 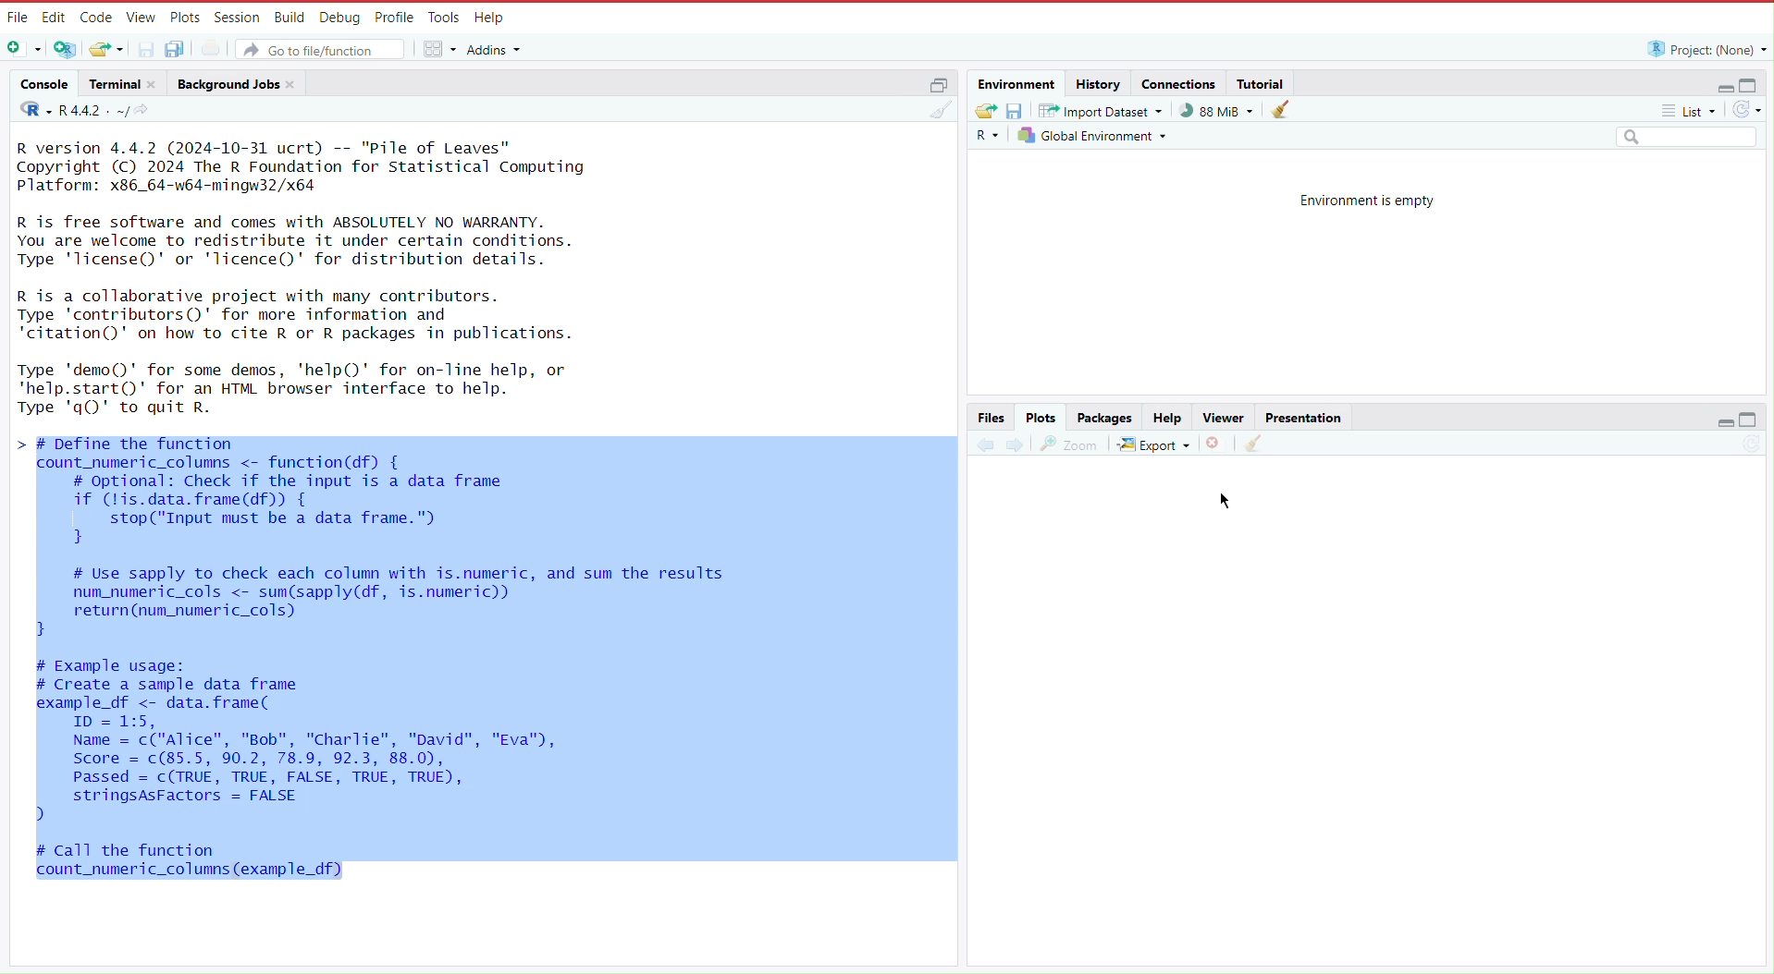 I want to click on Build, so click(x=289, y=16).